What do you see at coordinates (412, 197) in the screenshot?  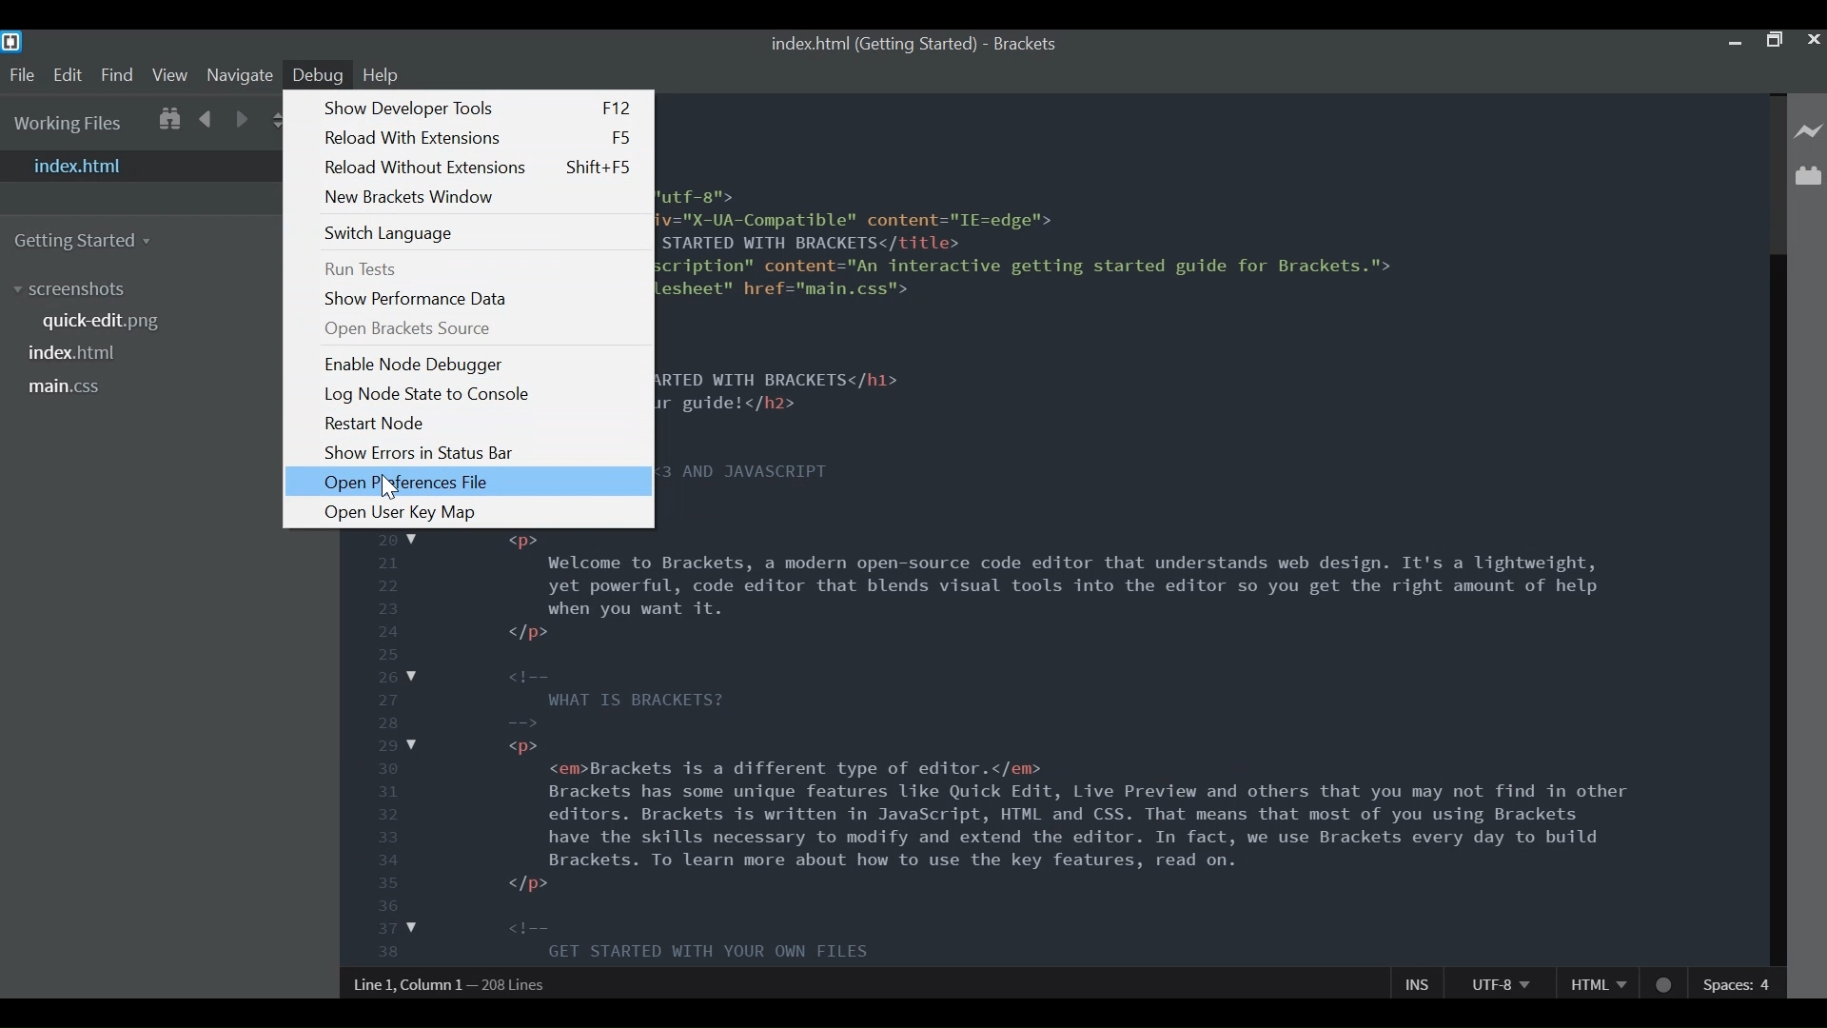 I see `New Brackets Window` at bounding box center [412, 197].